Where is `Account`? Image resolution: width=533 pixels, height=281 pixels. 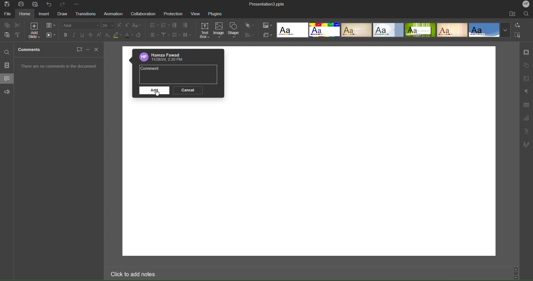
Account is located at coordinates (169, 55).